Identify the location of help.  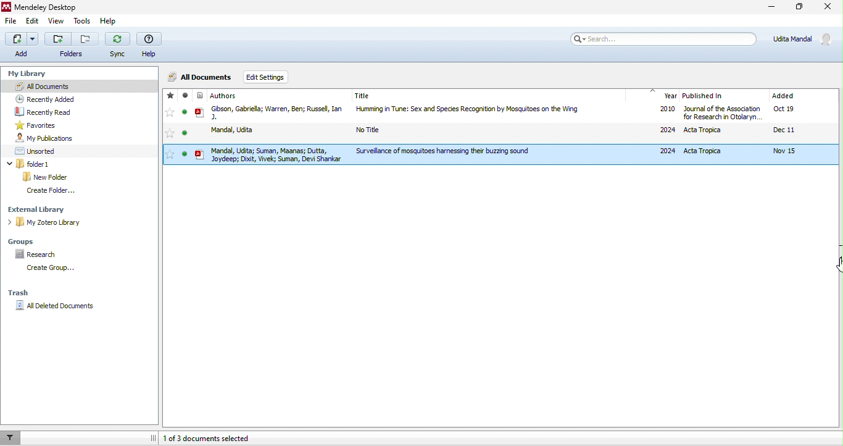
(151, 44).